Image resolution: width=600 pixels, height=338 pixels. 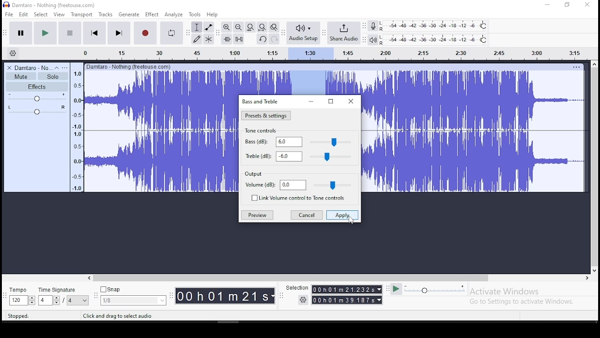 What do you see at coordinates (567, 5) in the screenshot?
I see `Maximize` at bounding box center [567, 5].